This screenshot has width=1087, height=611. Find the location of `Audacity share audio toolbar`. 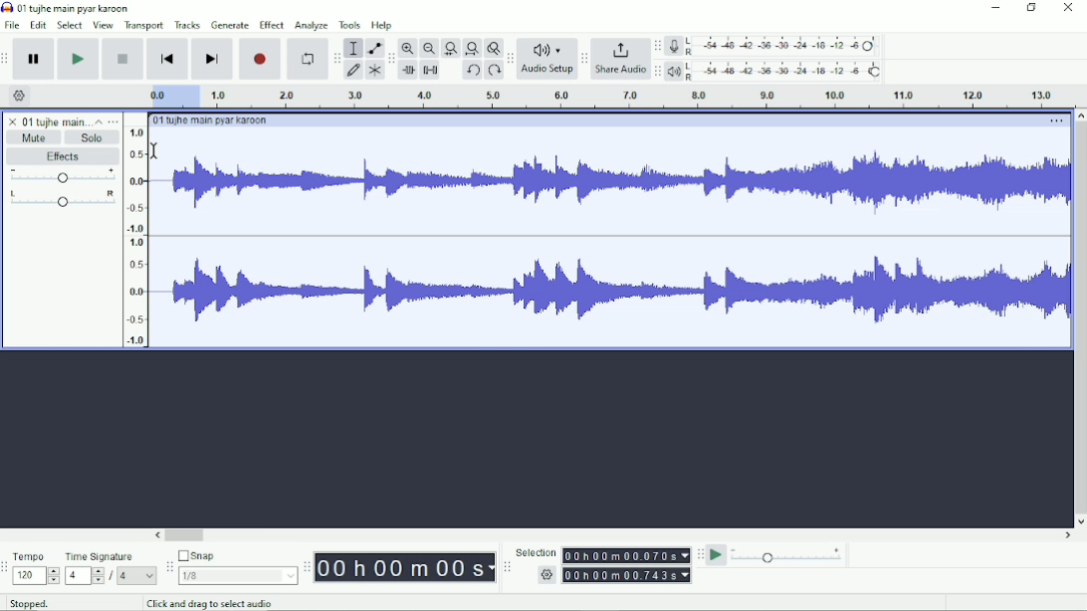

Audacity share audio toolbar is located at coordinates (584, 60).